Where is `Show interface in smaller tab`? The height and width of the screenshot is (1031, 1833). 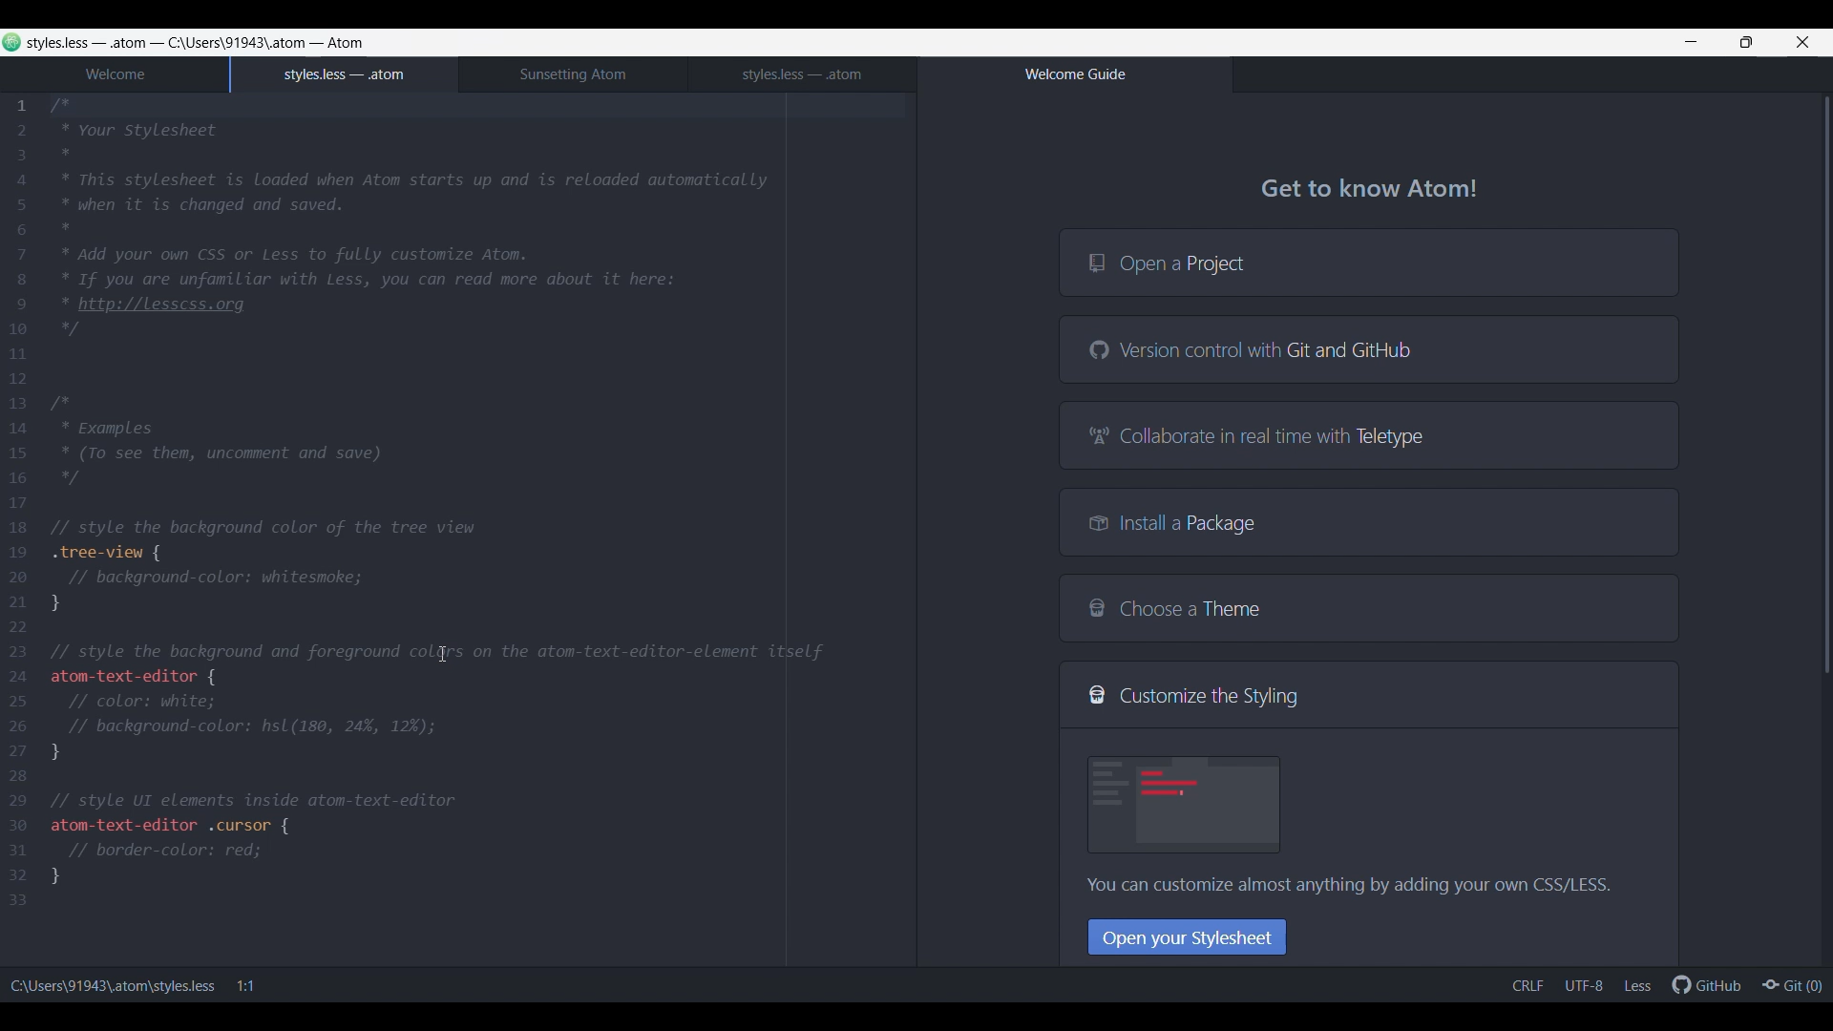
Show interface in smaller tab is located at coordinates (1746, 42).